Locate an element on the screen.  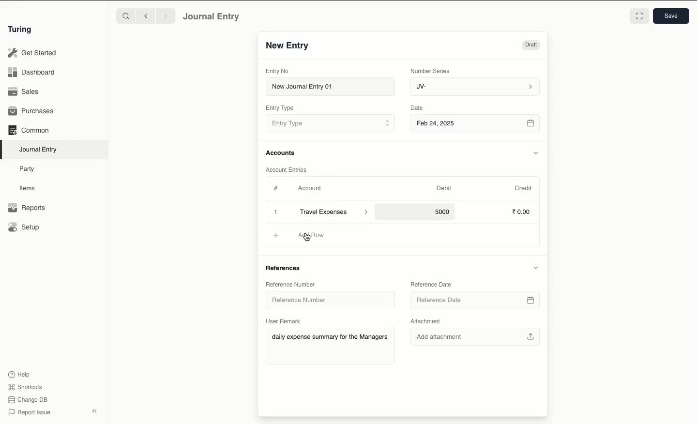
Reference Number is located at coordinates (327, 300).